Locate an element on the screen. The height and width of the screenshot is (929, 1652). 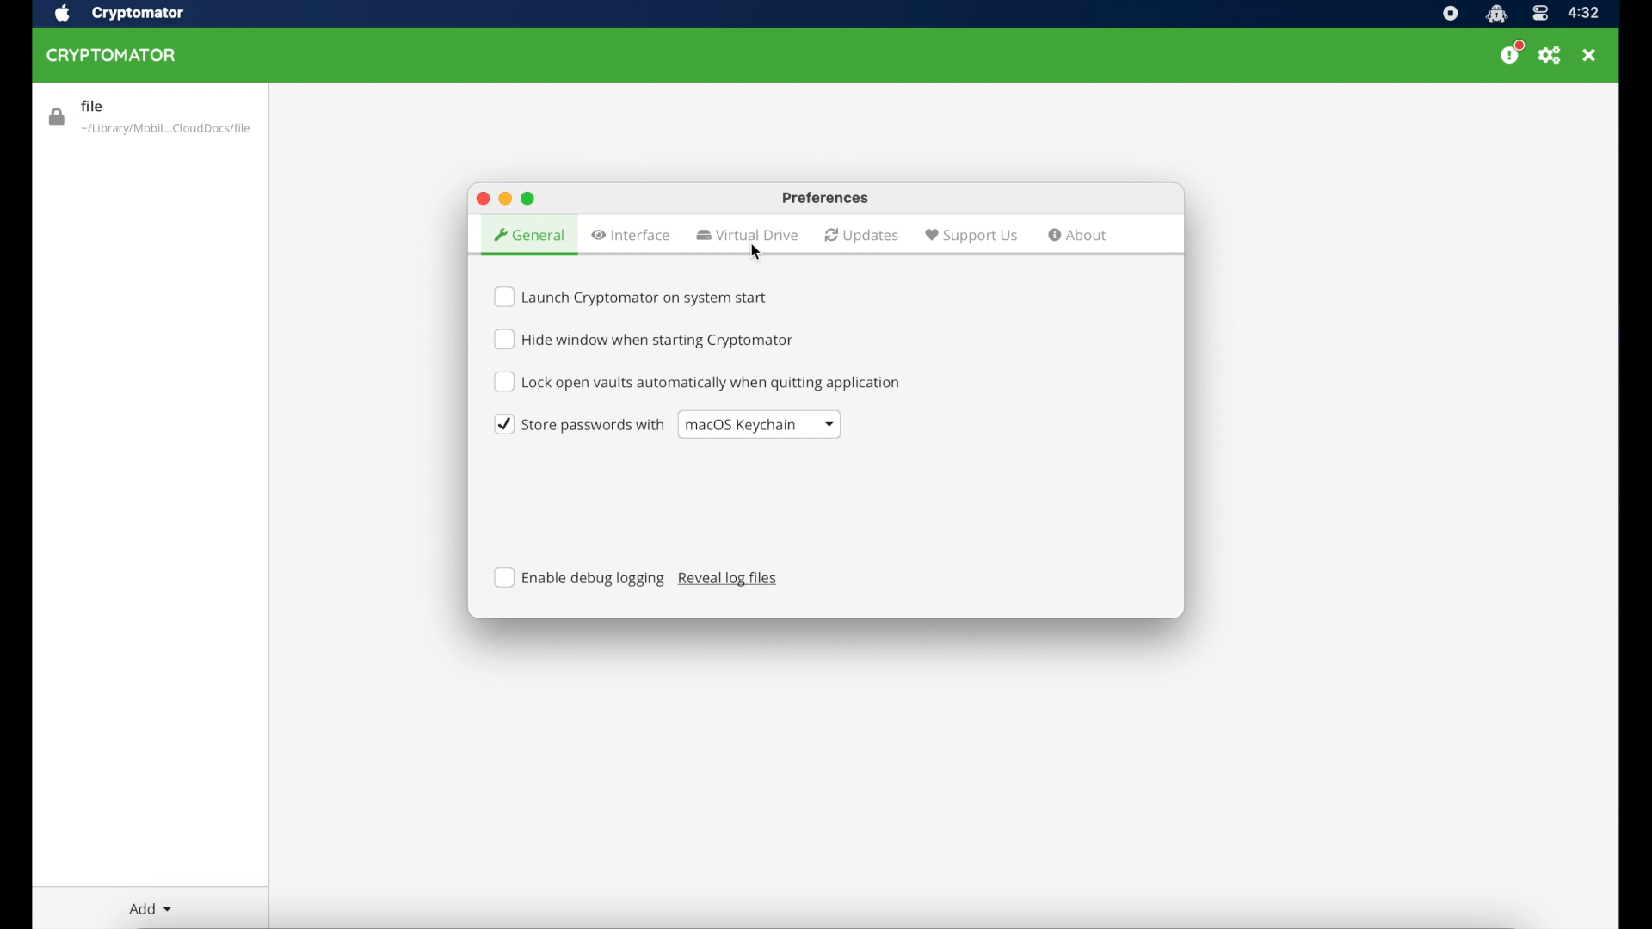
about is located at coordinates (1078, 235).